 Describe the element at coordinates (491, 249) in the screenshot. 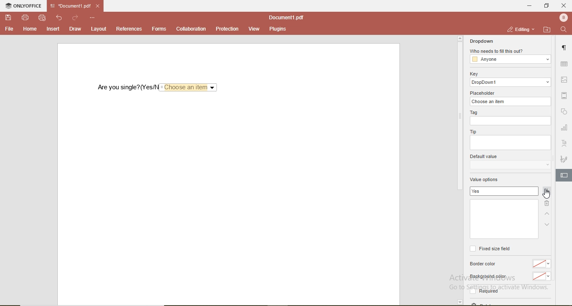

I see `fixed size field` at that location.